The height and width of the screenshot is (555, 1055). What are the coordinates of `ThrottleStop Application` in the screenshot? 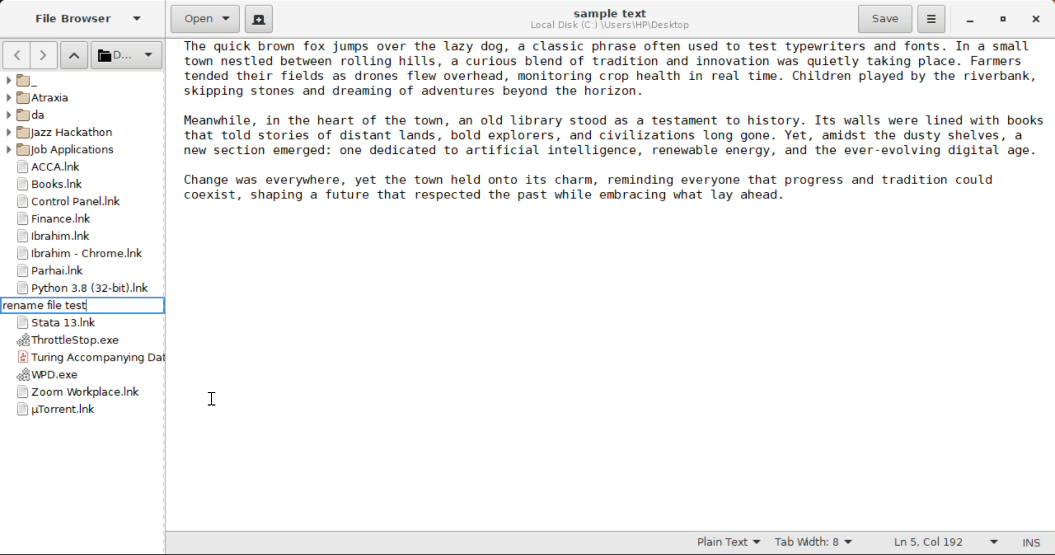 It's located at (79, 341).